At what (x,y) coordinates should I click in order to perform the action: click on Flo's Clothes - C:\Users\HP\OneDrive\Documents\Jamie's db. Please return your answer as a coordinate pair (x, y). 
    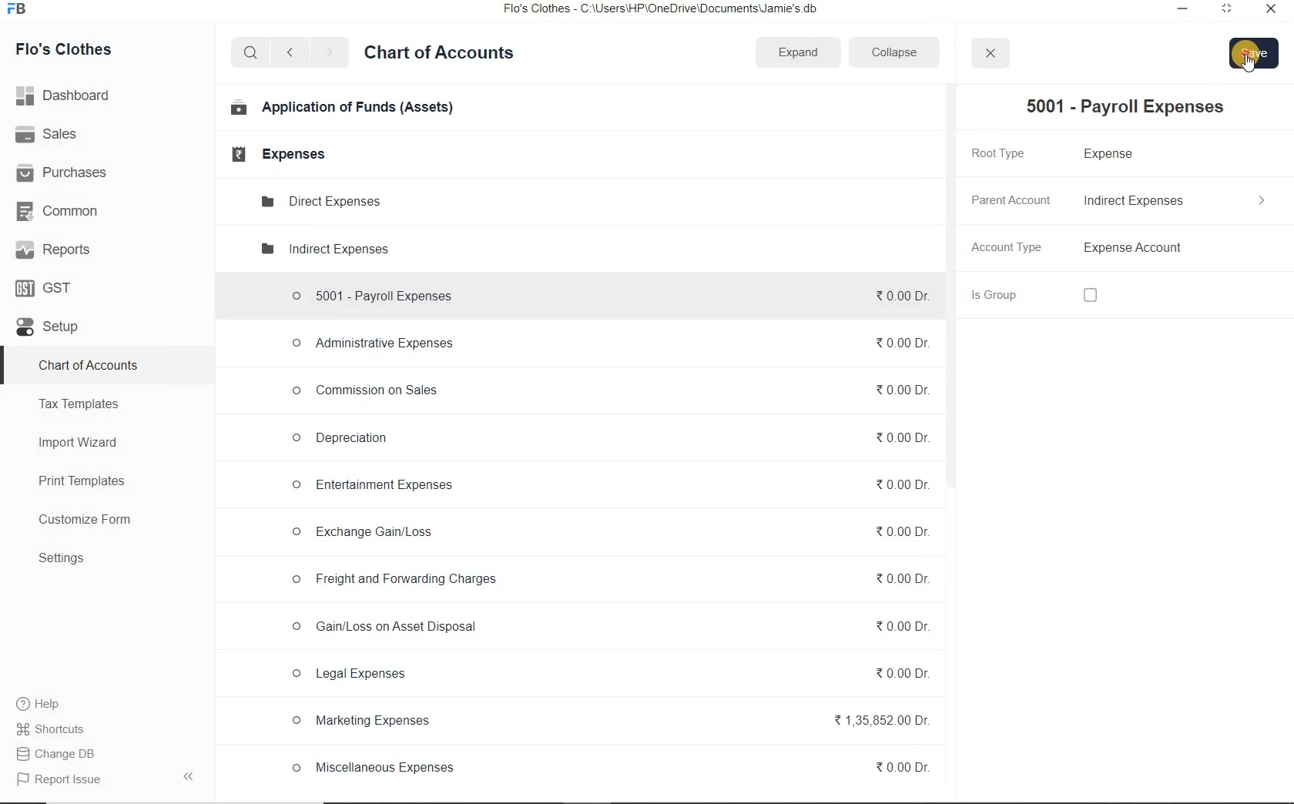
    Looking at the image, I should click on (670, 10).